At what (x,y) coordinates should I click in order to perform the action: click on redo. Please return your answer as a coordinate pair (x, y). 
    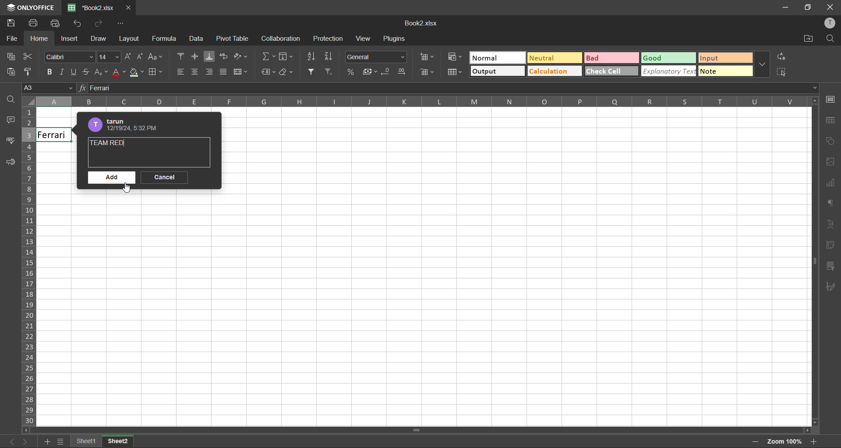
    Looking at the image, I should click on (100, 24).